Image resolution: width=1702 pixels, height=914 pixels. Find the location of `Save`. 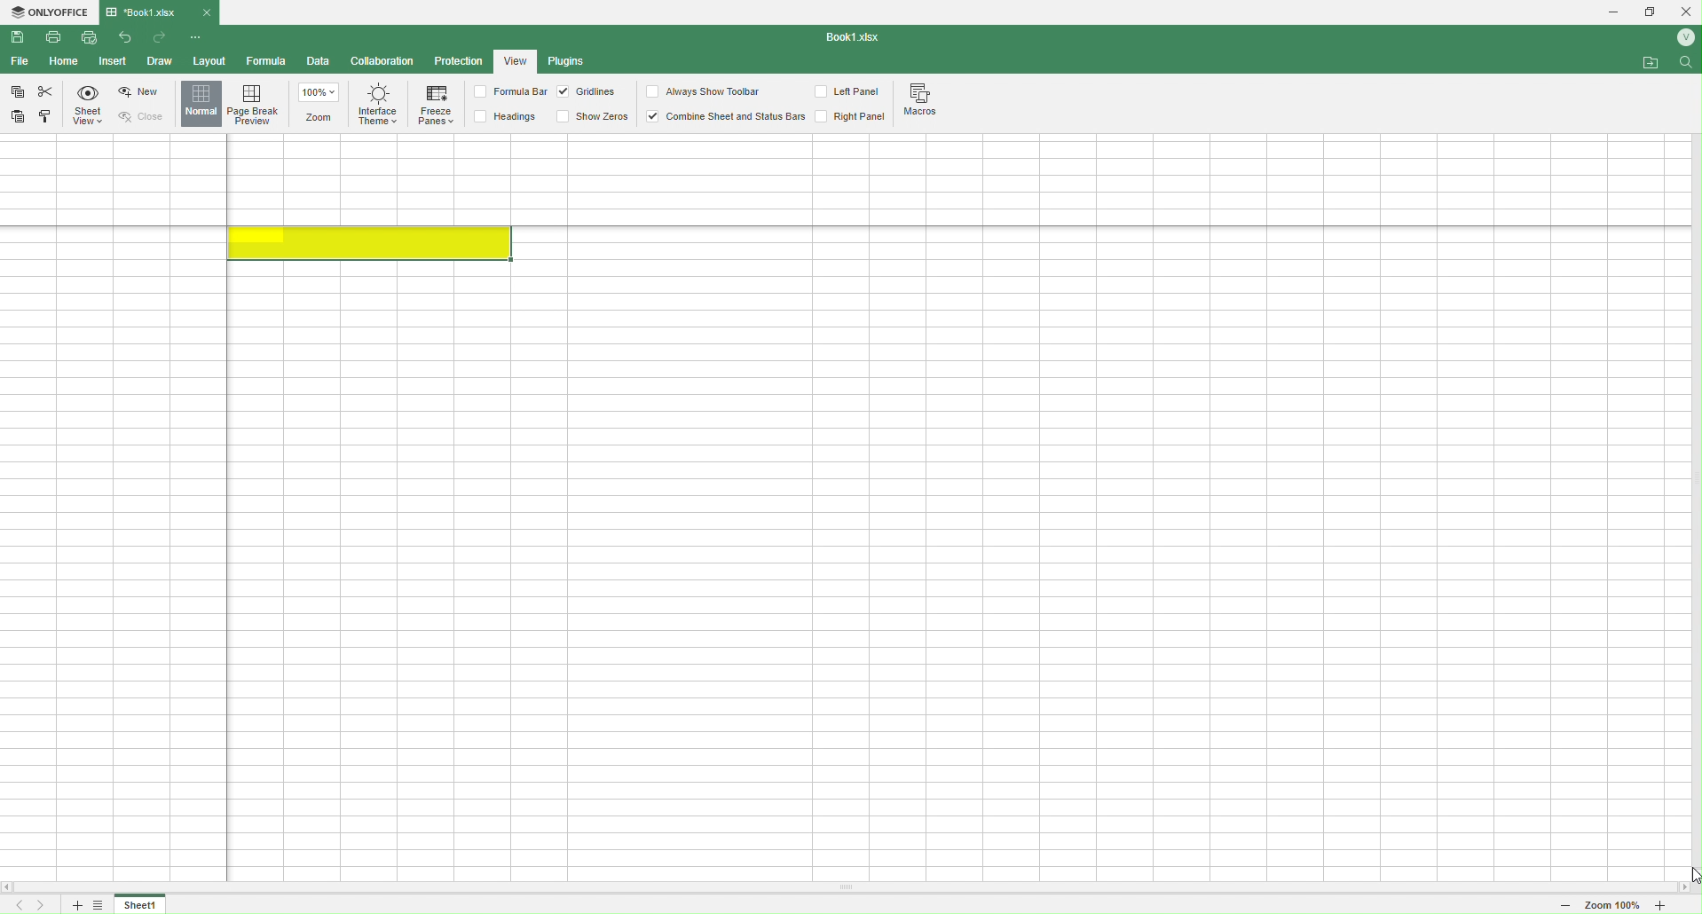

Save is located at coordinates (19, 37).